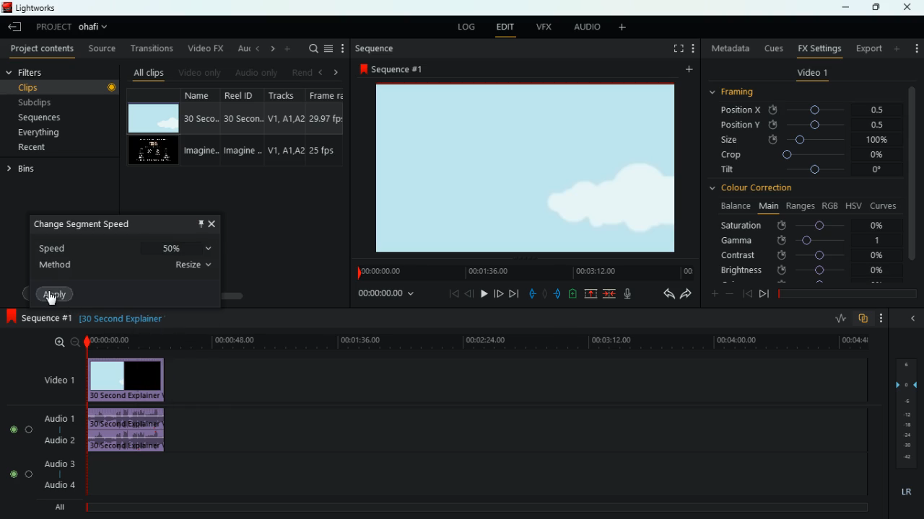 The image size is (924, 519). I want to click on plus, so click(711, 293).